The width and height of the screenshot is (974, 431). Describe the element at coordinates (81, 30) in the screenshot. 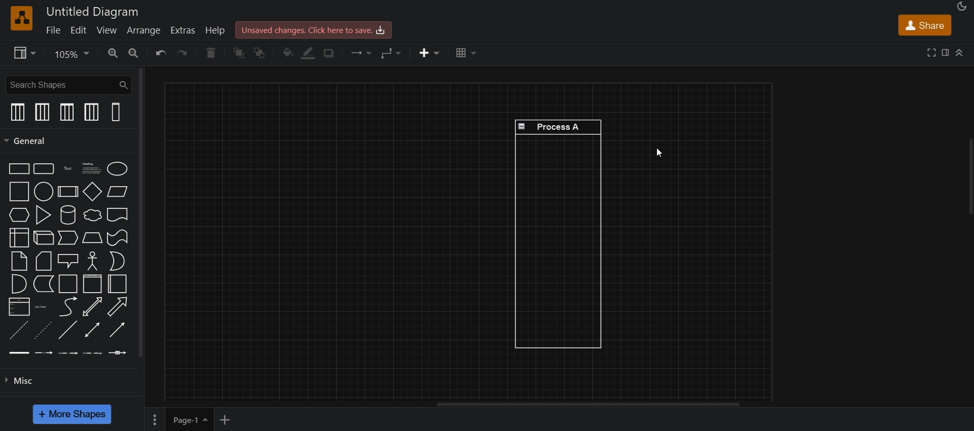

I see `edit` at that location.